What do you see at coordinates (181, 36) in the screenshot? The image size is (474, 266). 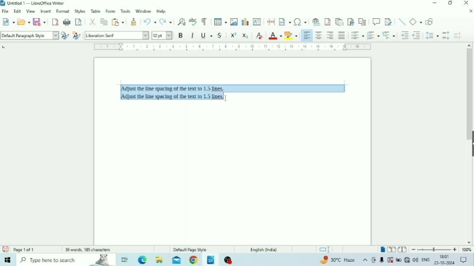 I see `Bold` at bounding box center [181, 36].